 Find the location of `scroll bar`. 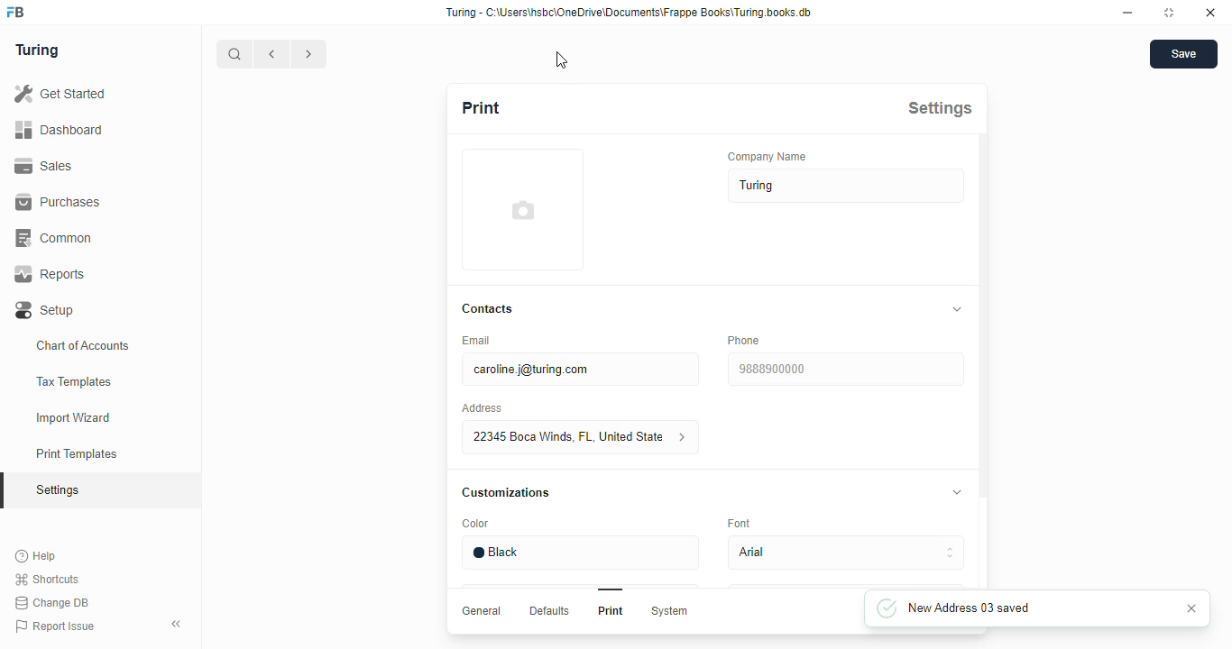

scroll bar is located at coordinates (984, 362).